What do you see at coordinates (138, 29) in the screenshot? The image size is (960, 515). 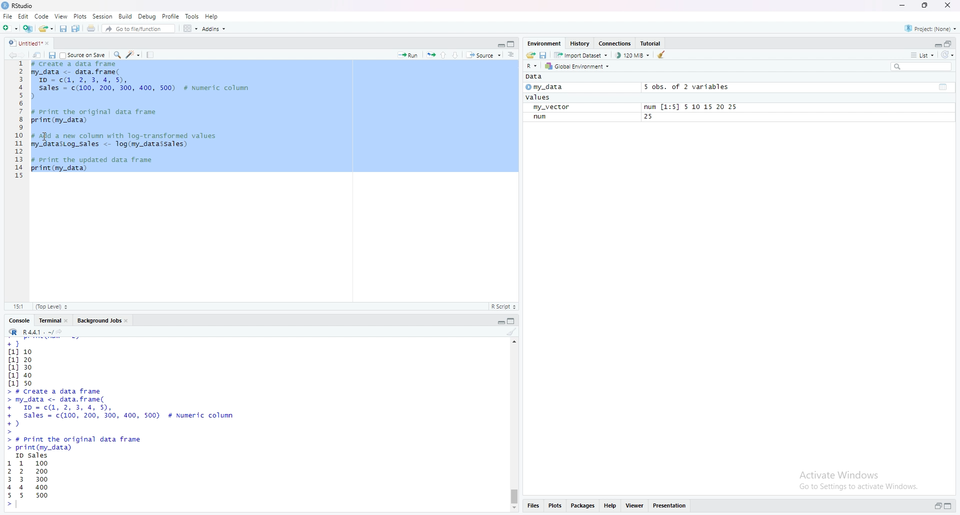 I see `go to file/function` at bounding box center [138, 29].